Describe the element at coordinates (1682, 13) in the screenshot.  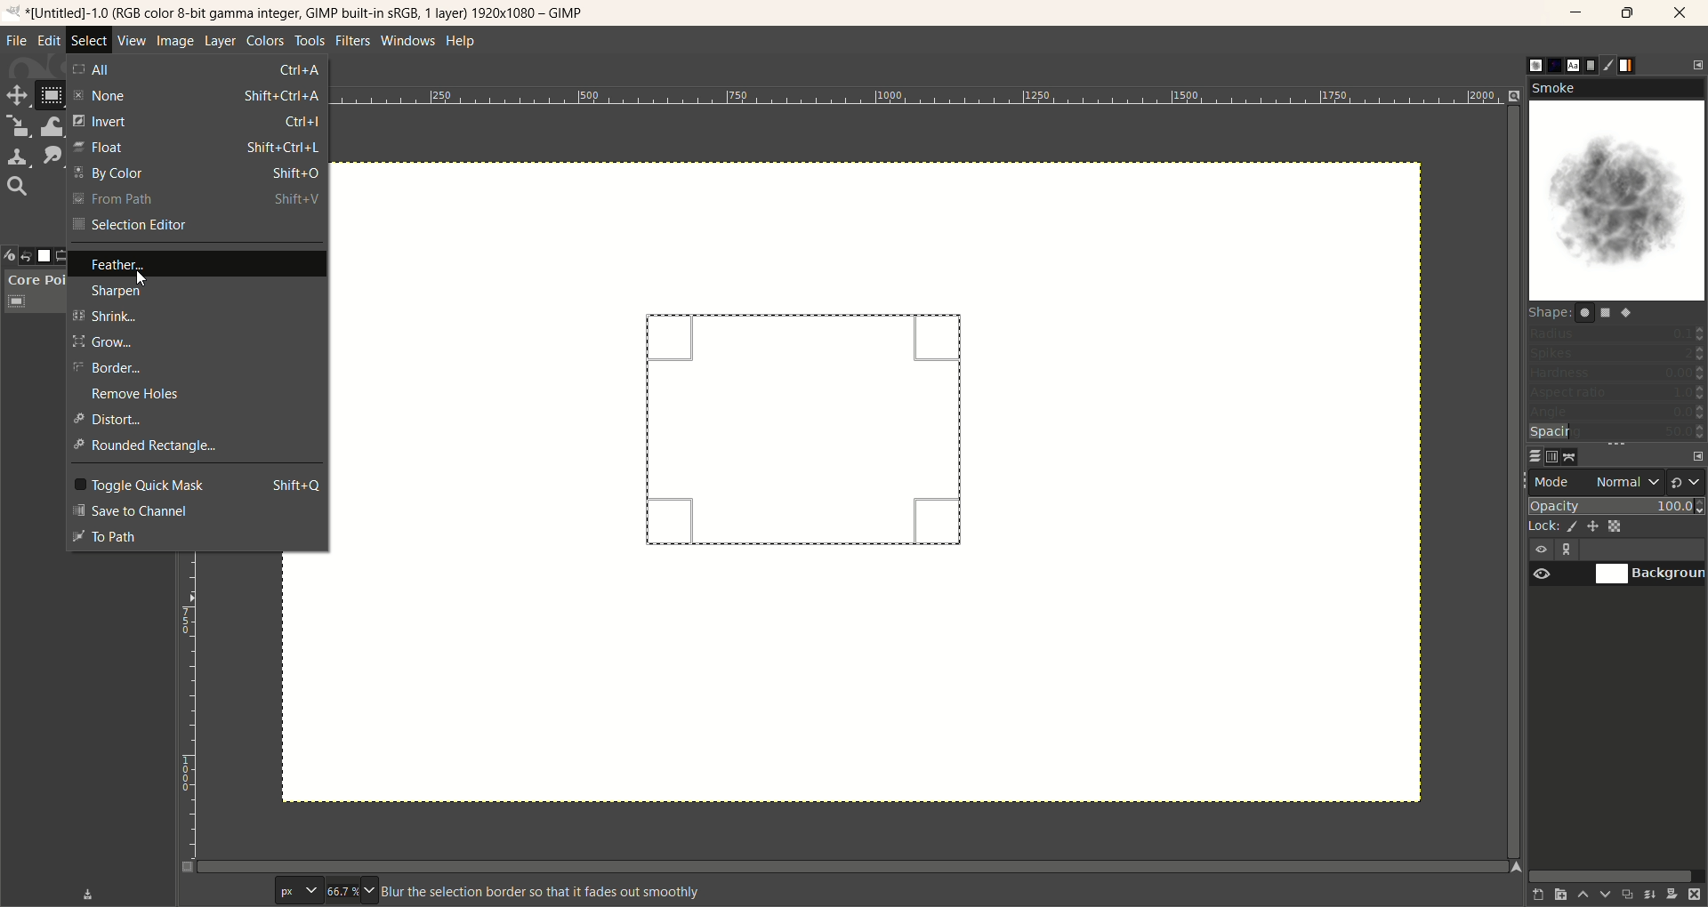
I see `close` at that location.